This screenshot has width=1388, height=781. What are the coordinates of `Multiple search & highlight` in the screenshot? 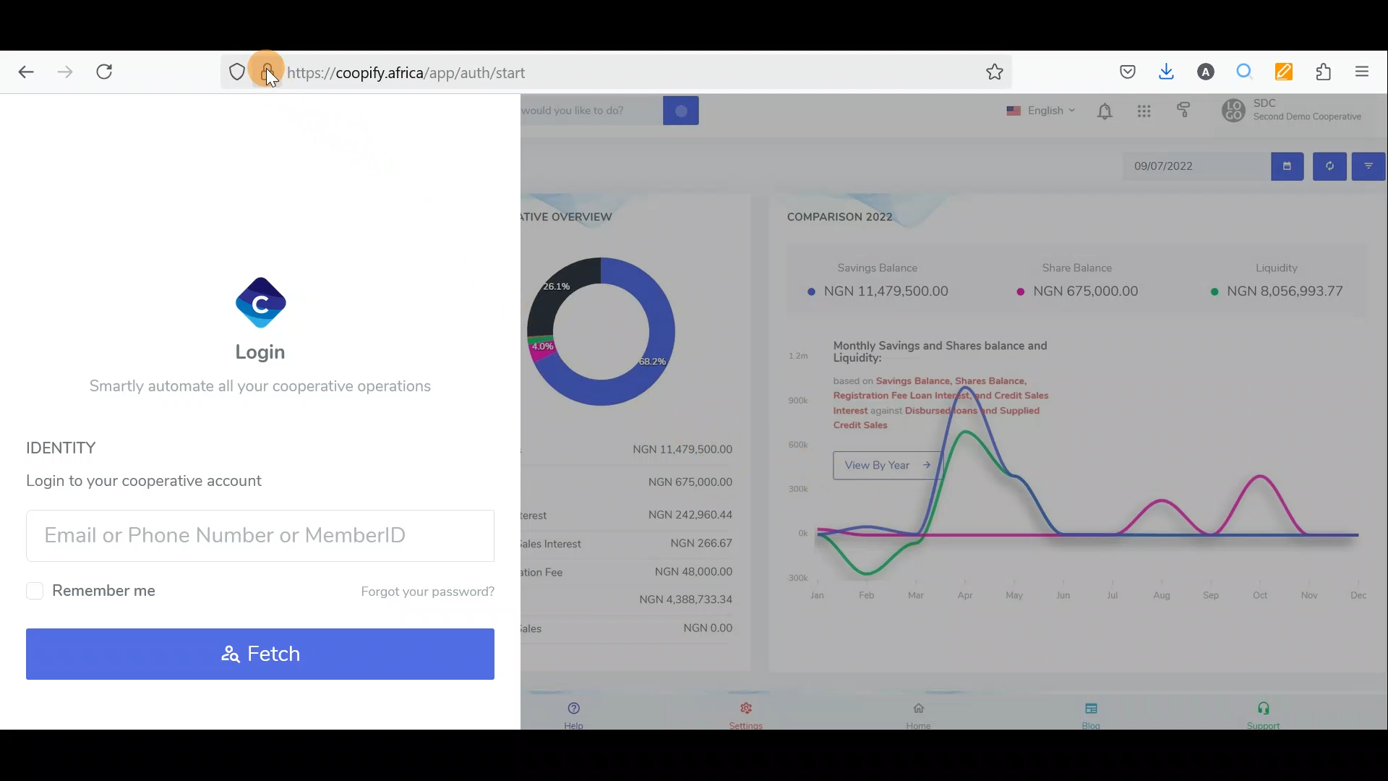 It's located at (1239, 72).